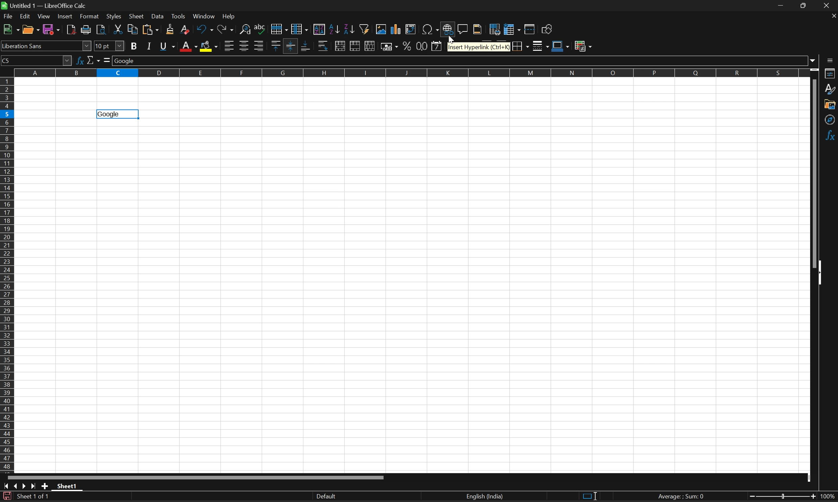  Describe the element at coordinates (246, 28) in the screenshot. I see `Find and replace` at that location.